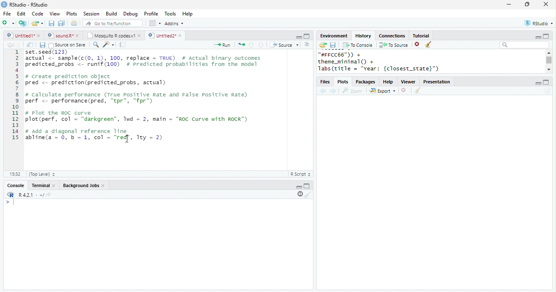 This screenshot has width=556, height=292. I want to click on # Plot the ROC curveplot(perf, col - "darkgreen”, 1wd = 2, main = "ROC Curve with ROCR"), so click(138, 117).